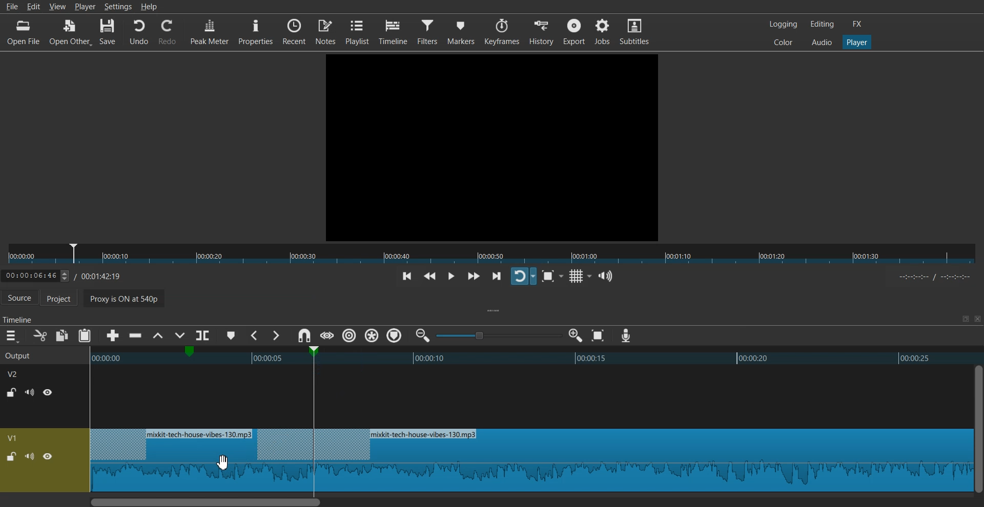  What do you see at coordinates (575, 335) in the screenshot?
I see `Zoom timeline in` at bounding box center [575, 335].